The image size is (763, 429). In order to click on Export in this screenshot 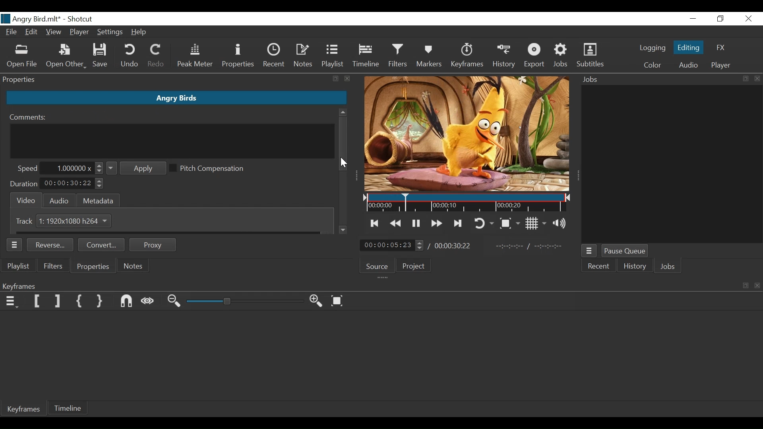, I will do `click(536, 57)`.